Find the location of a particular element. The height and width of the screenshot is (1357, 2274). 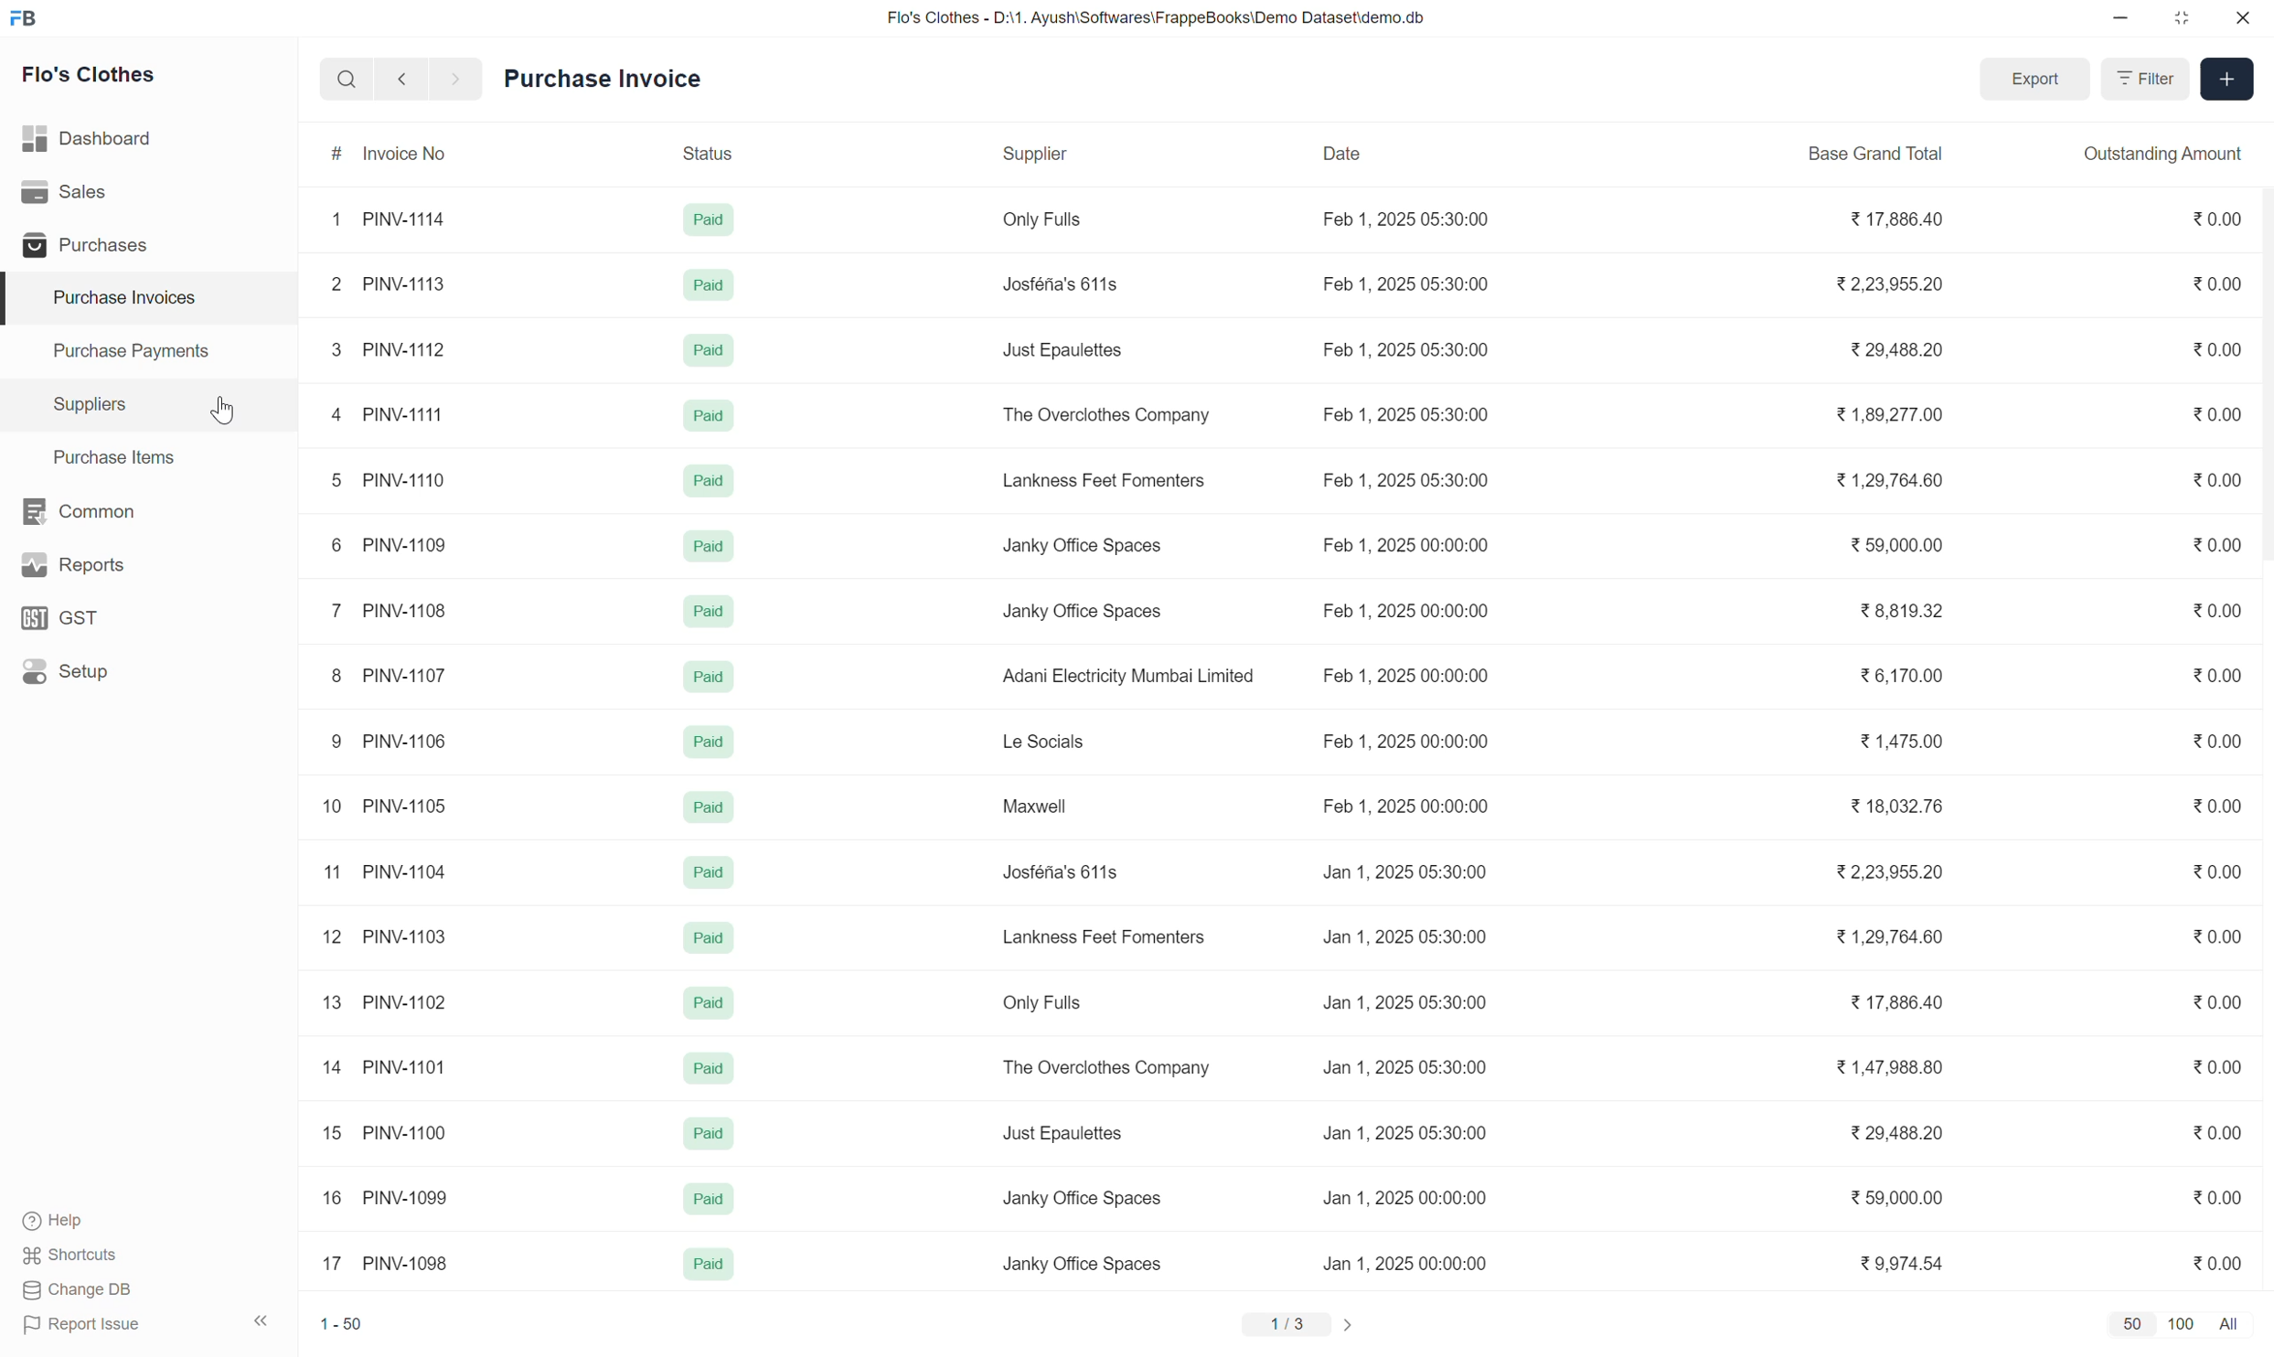

Jan 1, 2025 00:00:00 is located at coordinates (1401, 1199).